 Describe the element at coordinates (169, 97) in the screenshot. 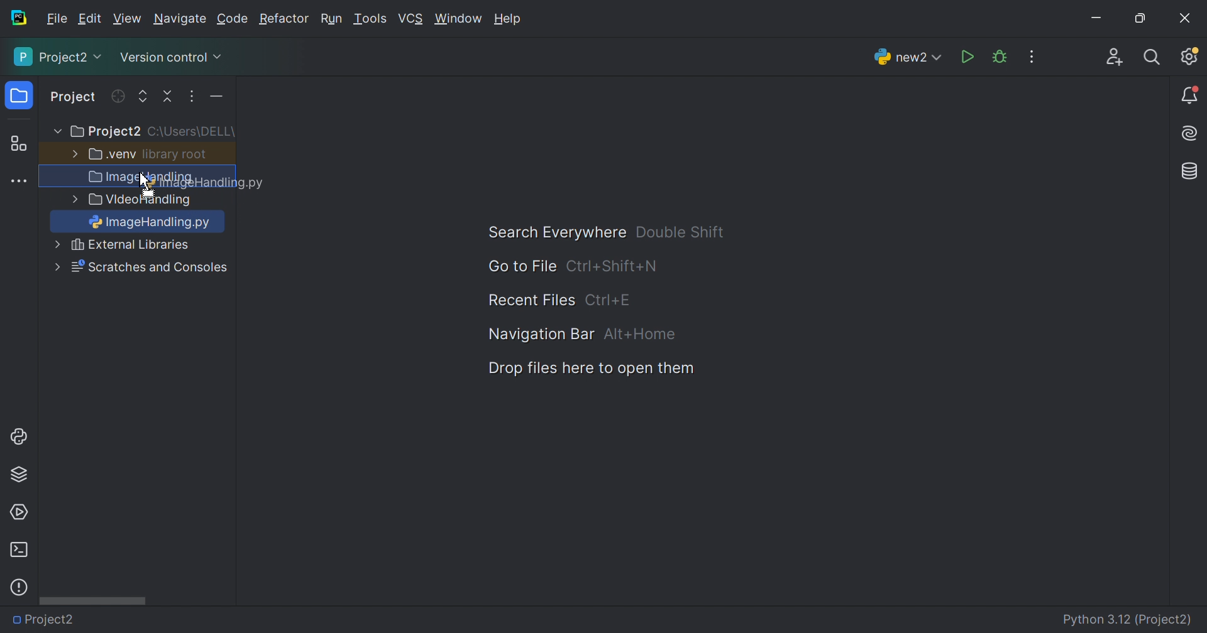

I see `Collapse all` at that location.